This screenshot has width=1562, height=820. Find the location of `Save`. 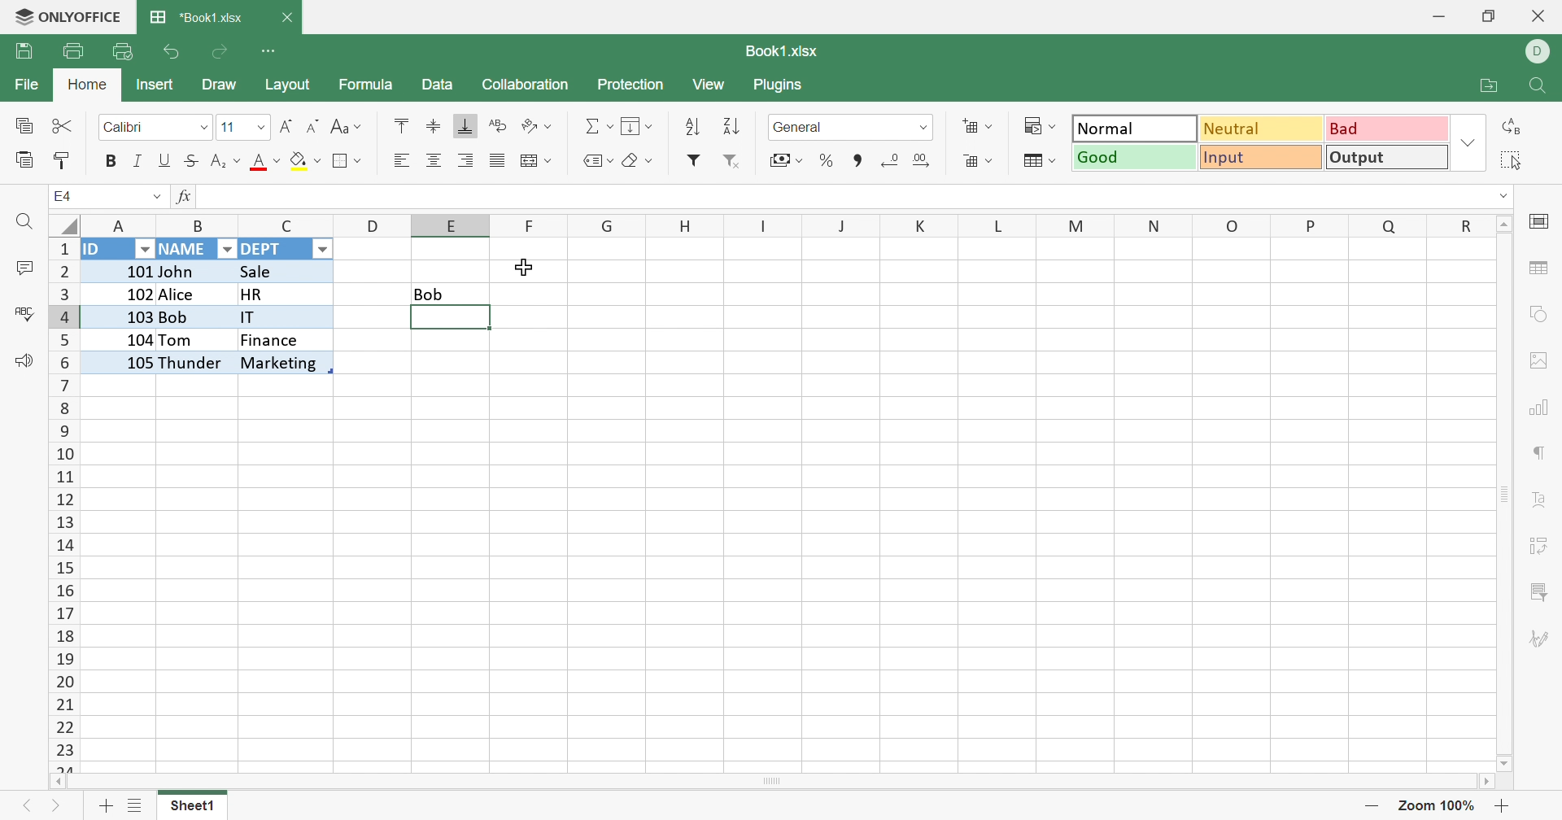

Save is located at coordinates (24, 51).